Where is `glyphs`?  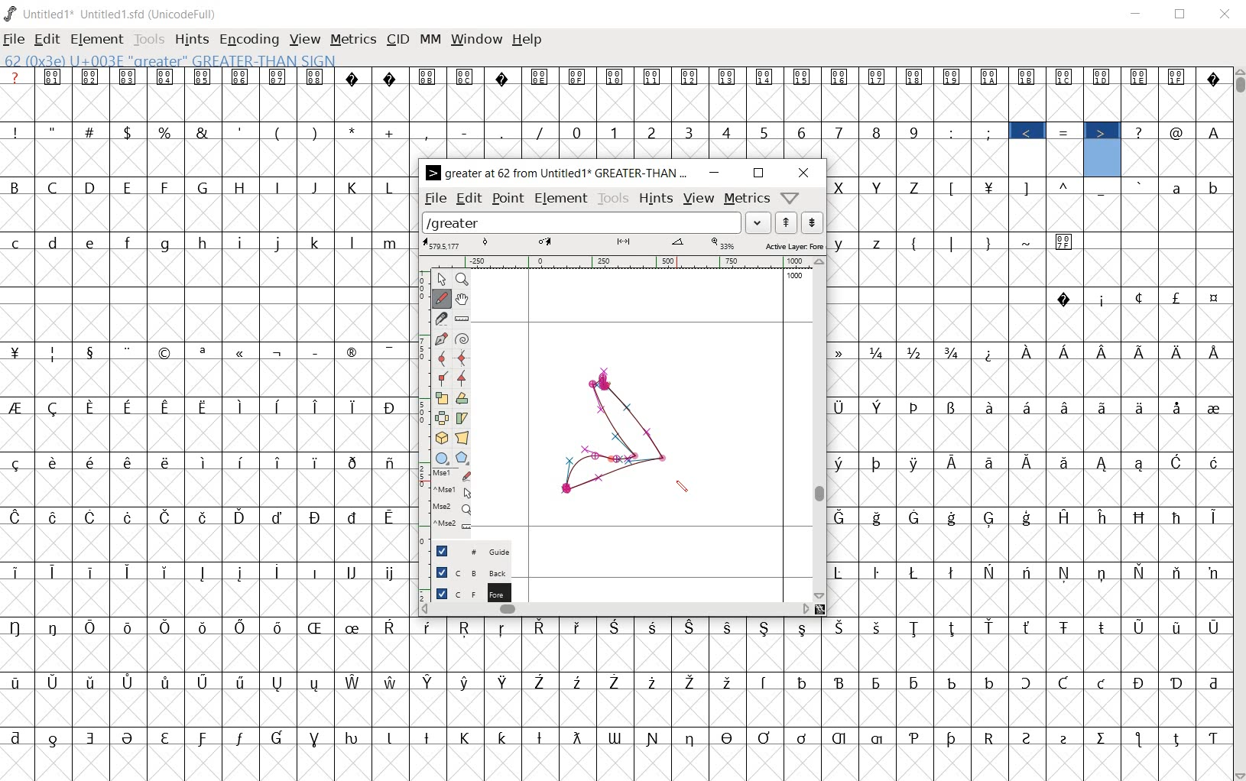
glyphs is located at coordinates (204, 418).